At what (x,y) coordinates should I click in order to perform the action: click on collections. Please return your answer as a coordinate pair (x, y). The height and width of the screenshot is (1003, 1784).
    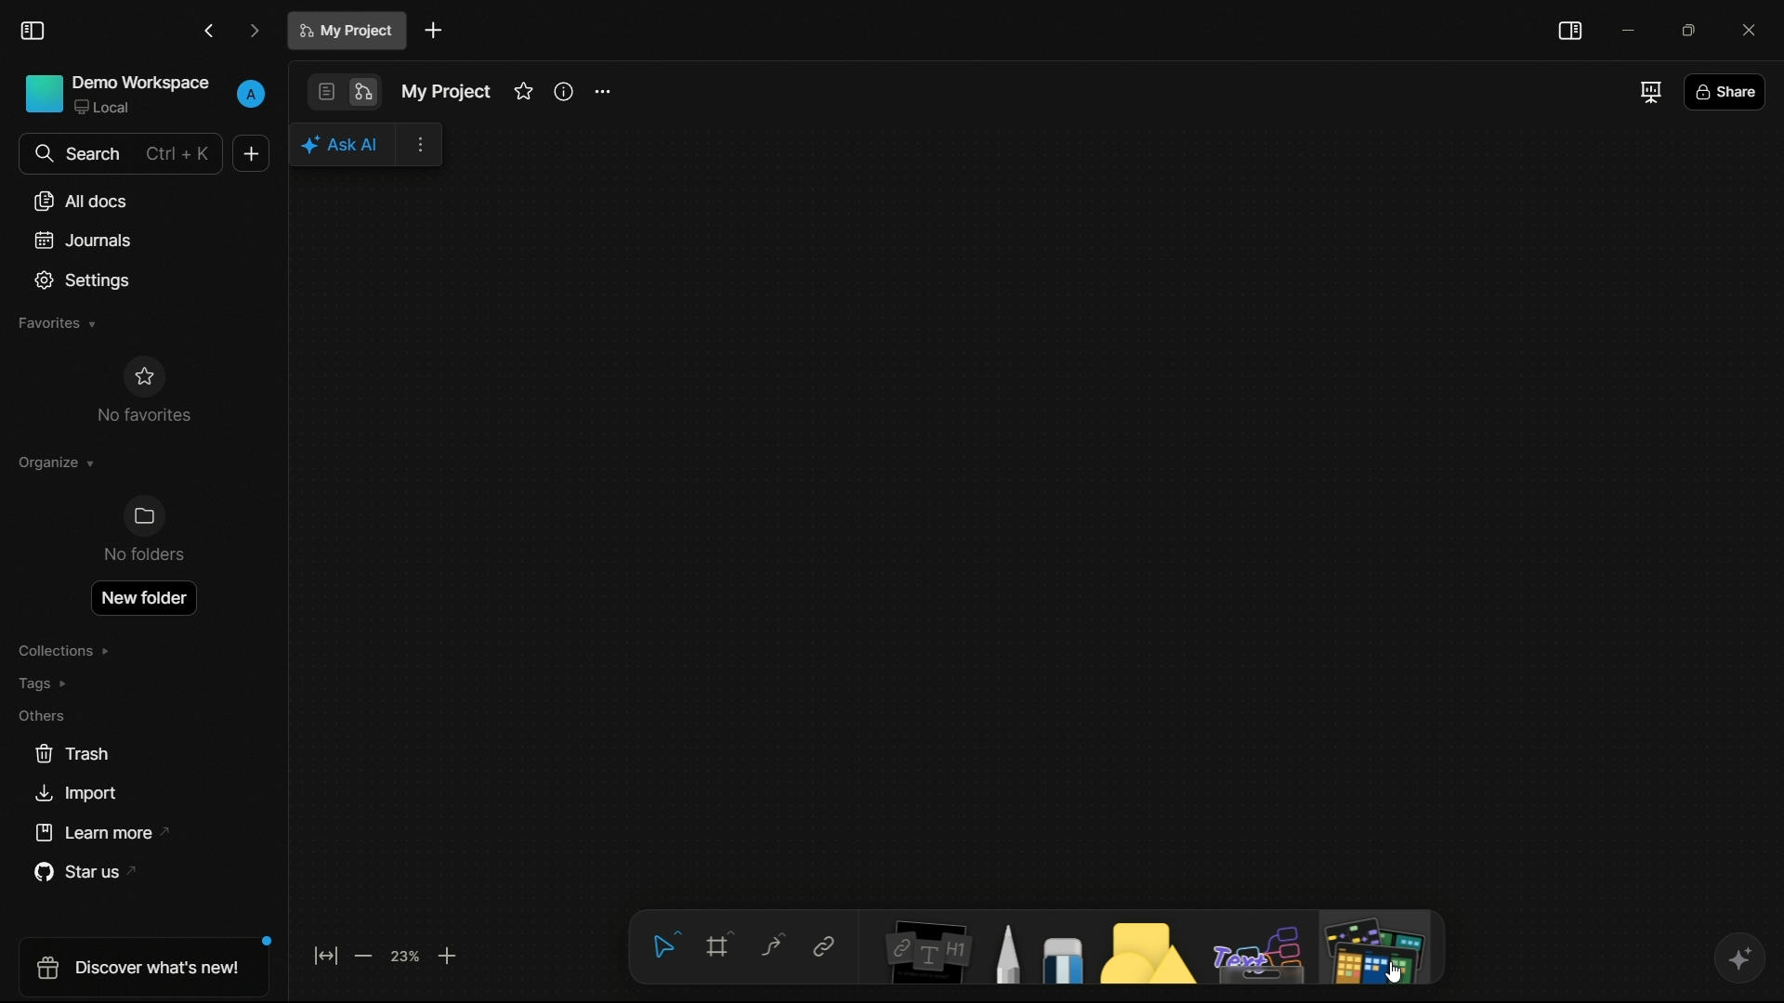
    Looking at the image, I should click on (63, 651).